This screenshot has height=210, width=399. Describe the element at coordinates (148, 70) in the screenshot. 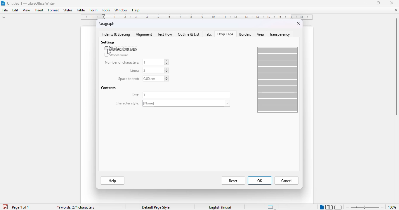

I see `lines: 3` at that location.